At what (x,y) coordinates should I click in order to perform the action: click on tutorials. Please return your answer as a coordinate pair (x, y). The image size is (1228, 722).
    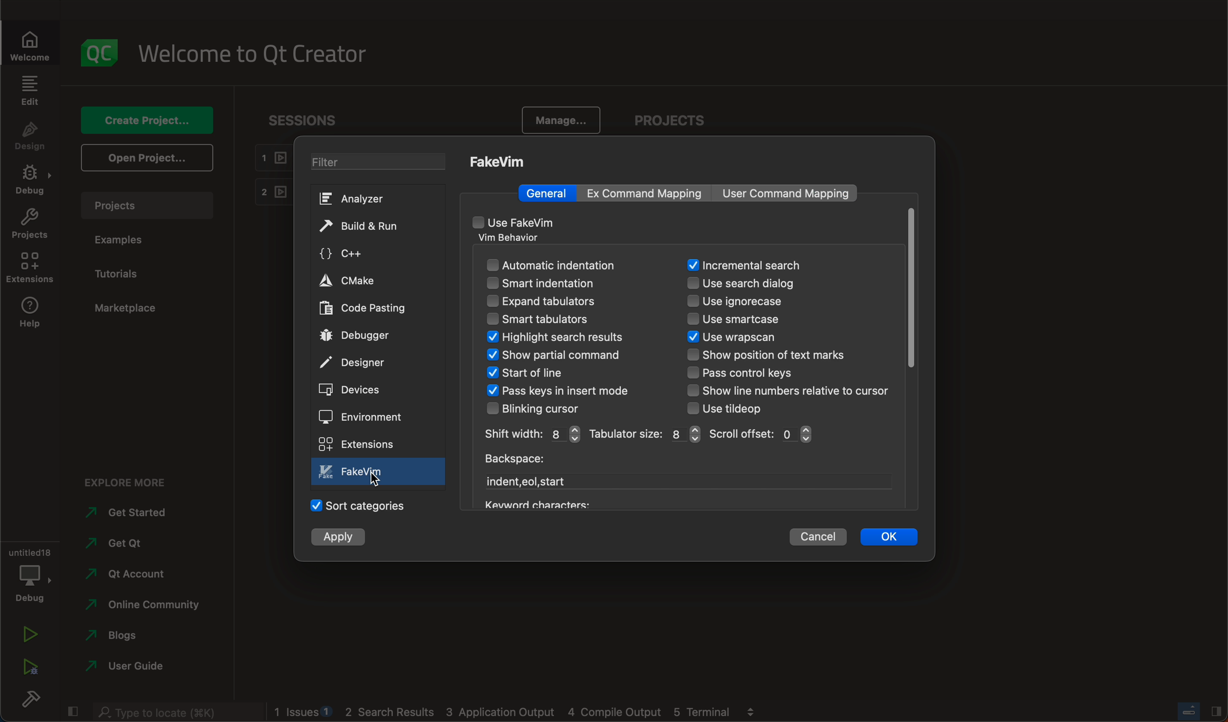
    Looking at the image, I should click on (129, 272).